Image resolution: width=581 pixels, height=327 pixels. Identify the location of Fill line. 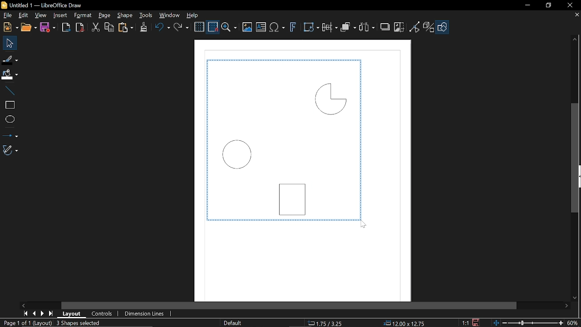
(10, 59).